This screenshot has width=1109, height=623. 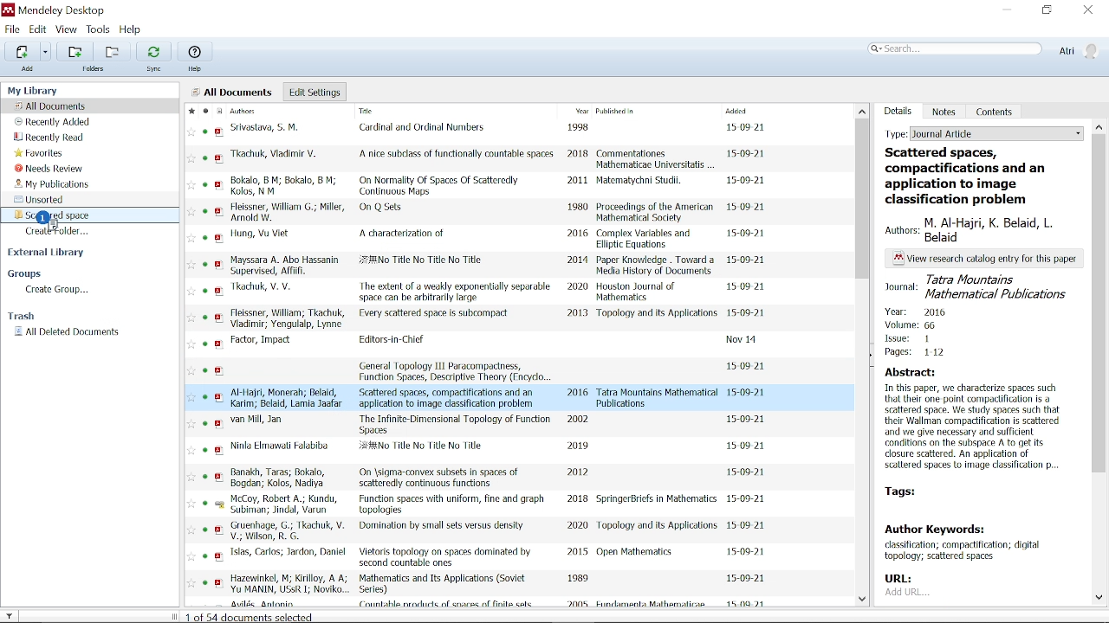 What do you see at coordinates (577, 287) in the screenshot?
I see `2020` at bounding box center [577, 287].